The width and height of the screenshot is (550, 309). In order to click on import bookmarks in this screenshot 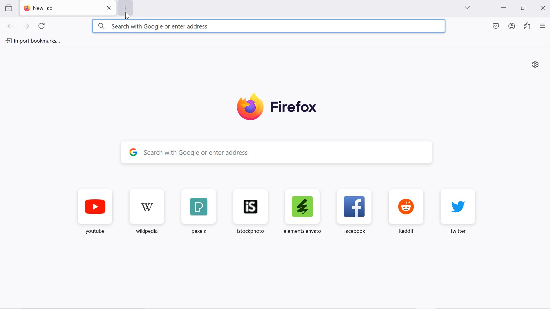, I will do `click(32, 40)`.